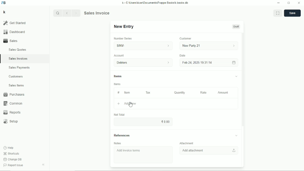  I want to click on Account, so click(119, 55).